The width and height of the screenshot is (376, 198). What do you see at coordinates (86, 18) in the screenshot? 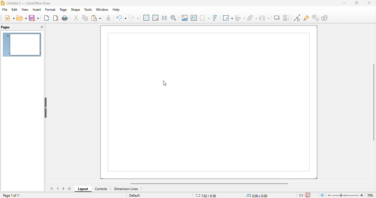
I see `copy` at bounding box center [86, 18].